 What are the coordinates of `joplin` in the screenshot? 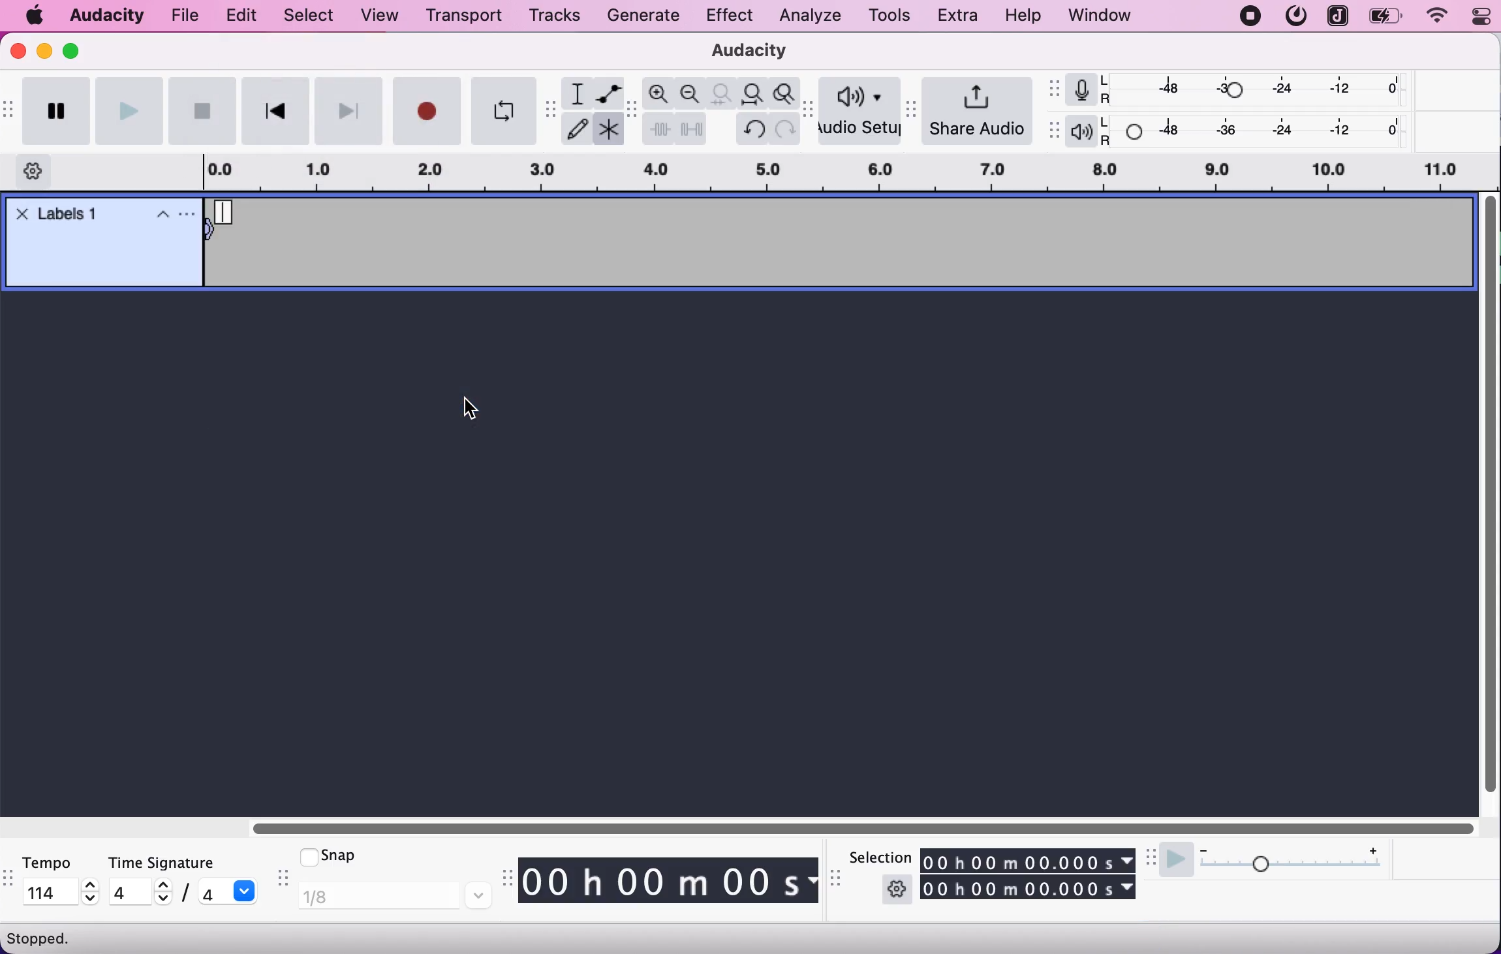 It's located at (1337, 16).